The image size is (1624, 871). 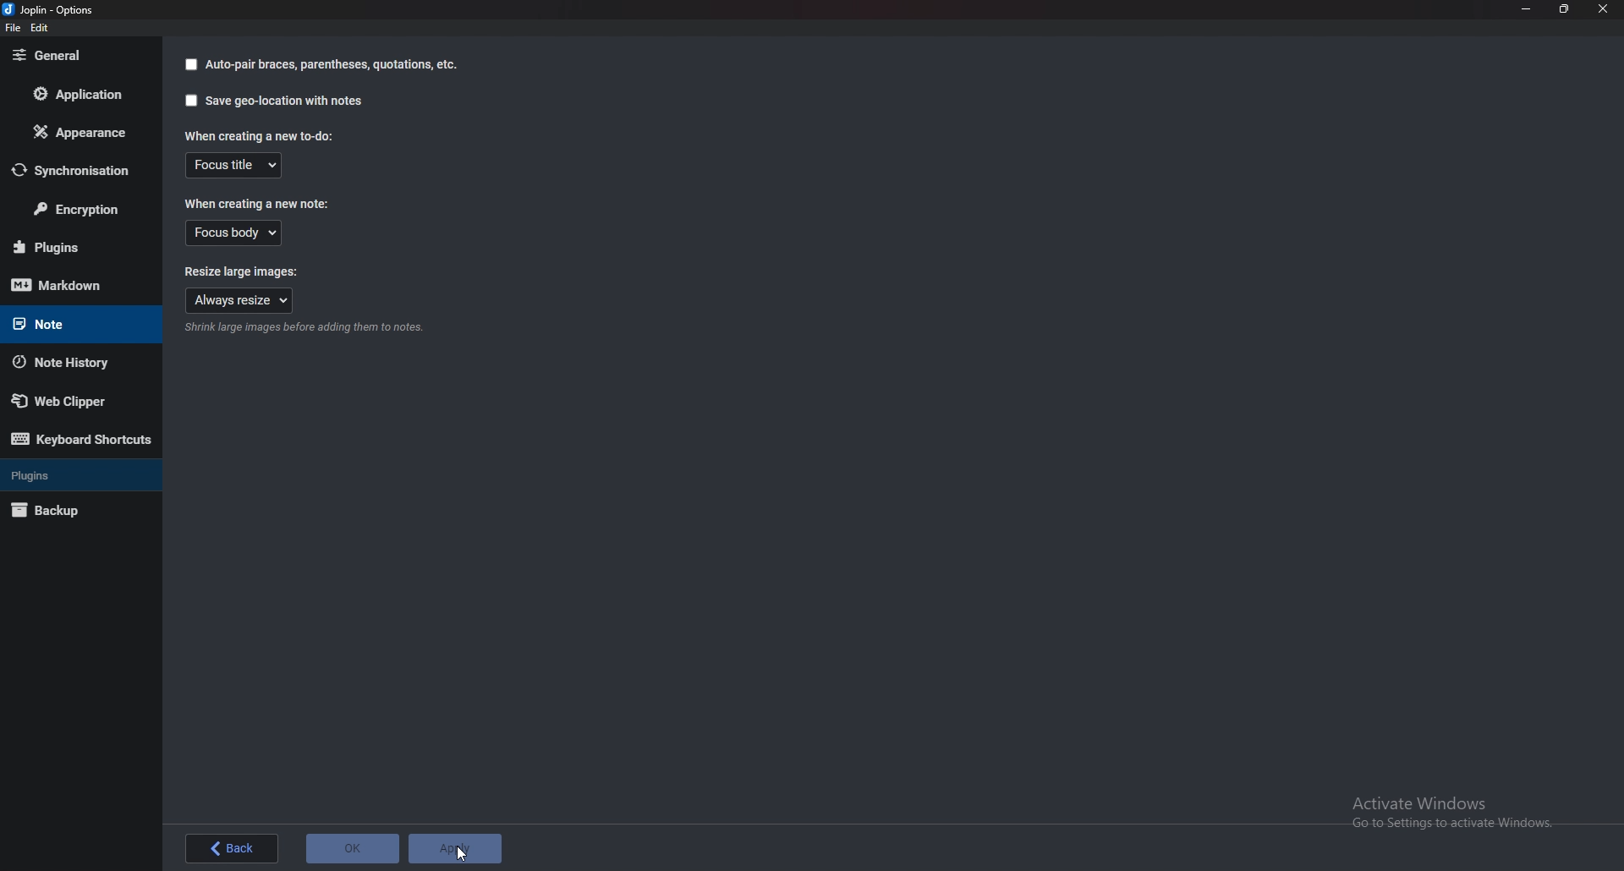 I want to click on Keyboard shortcuts, so click(x=82, y=439).